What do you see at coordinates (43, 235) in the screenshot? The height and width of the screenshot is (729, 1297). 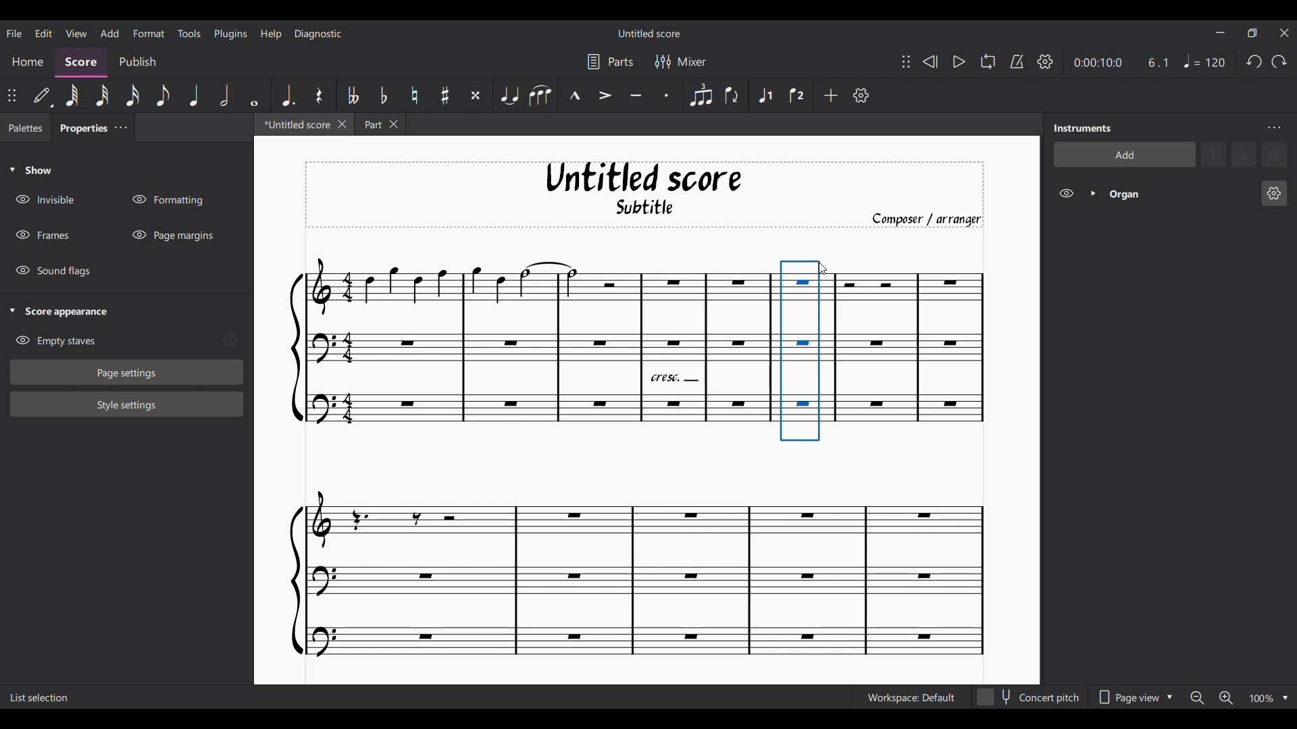 I see `Hide Frames` at bounding box center [43, 235].